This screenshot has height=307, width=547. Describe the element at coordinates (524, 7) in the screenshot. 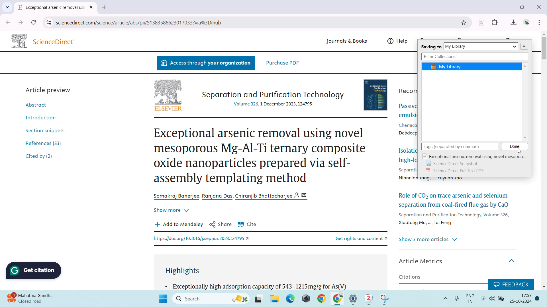

I see `maximize` at that location.